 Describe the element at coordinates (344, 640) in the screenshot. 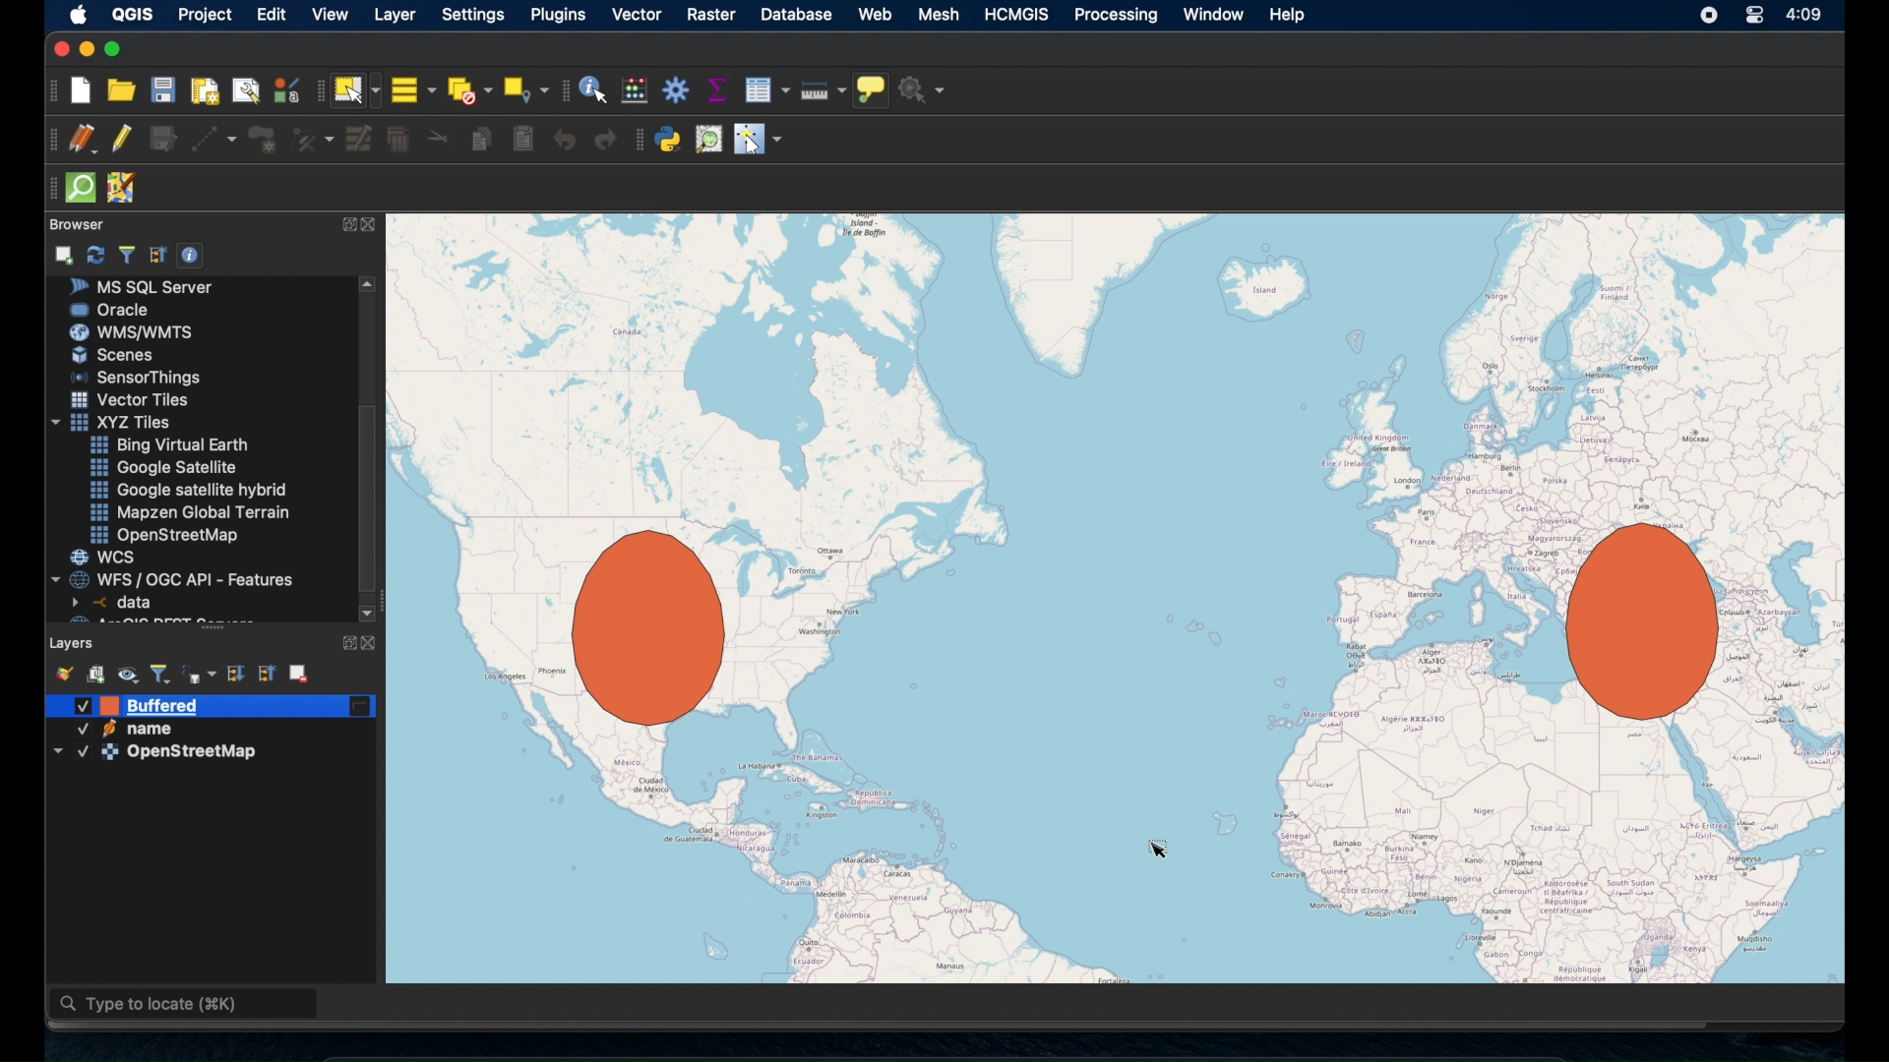

I see `expand` at that location.